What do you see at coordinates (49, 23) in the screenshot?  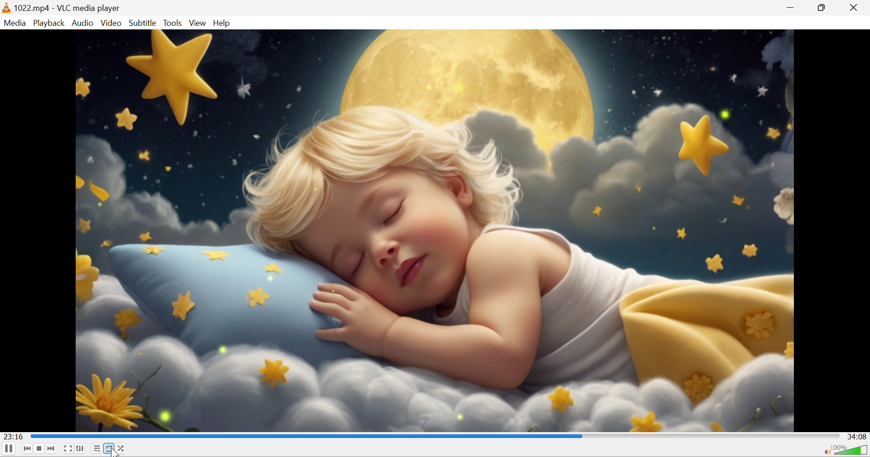 I see `Playback` at bounding box center [49, 23].